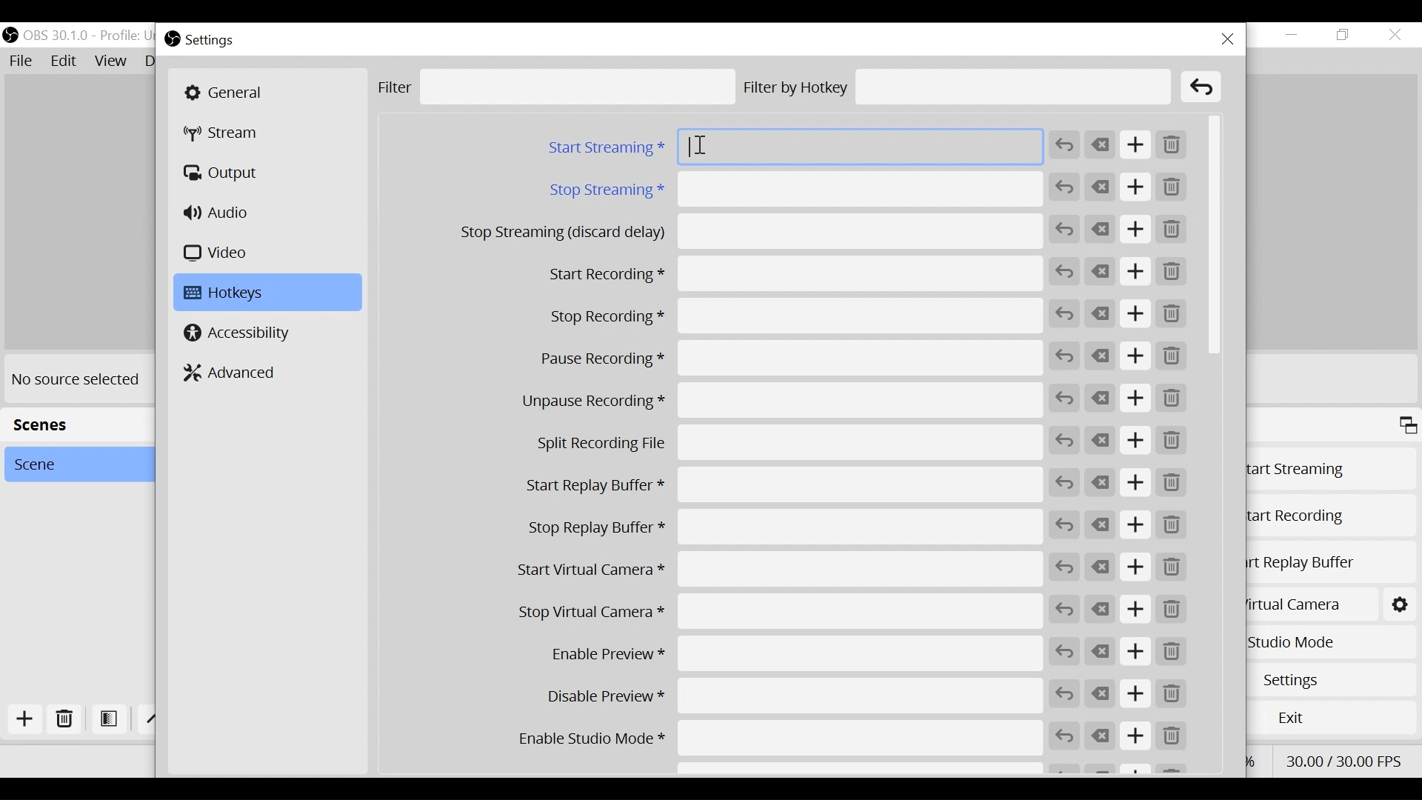 This screenshot has height=800, width=1422. Describe the element at coordinates (1101, 271) in the screenshot. I see `Clear` at that location.